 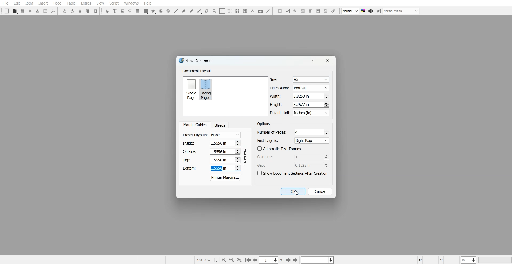 I want to click on Number of Pages, so click(x=293, y=132).